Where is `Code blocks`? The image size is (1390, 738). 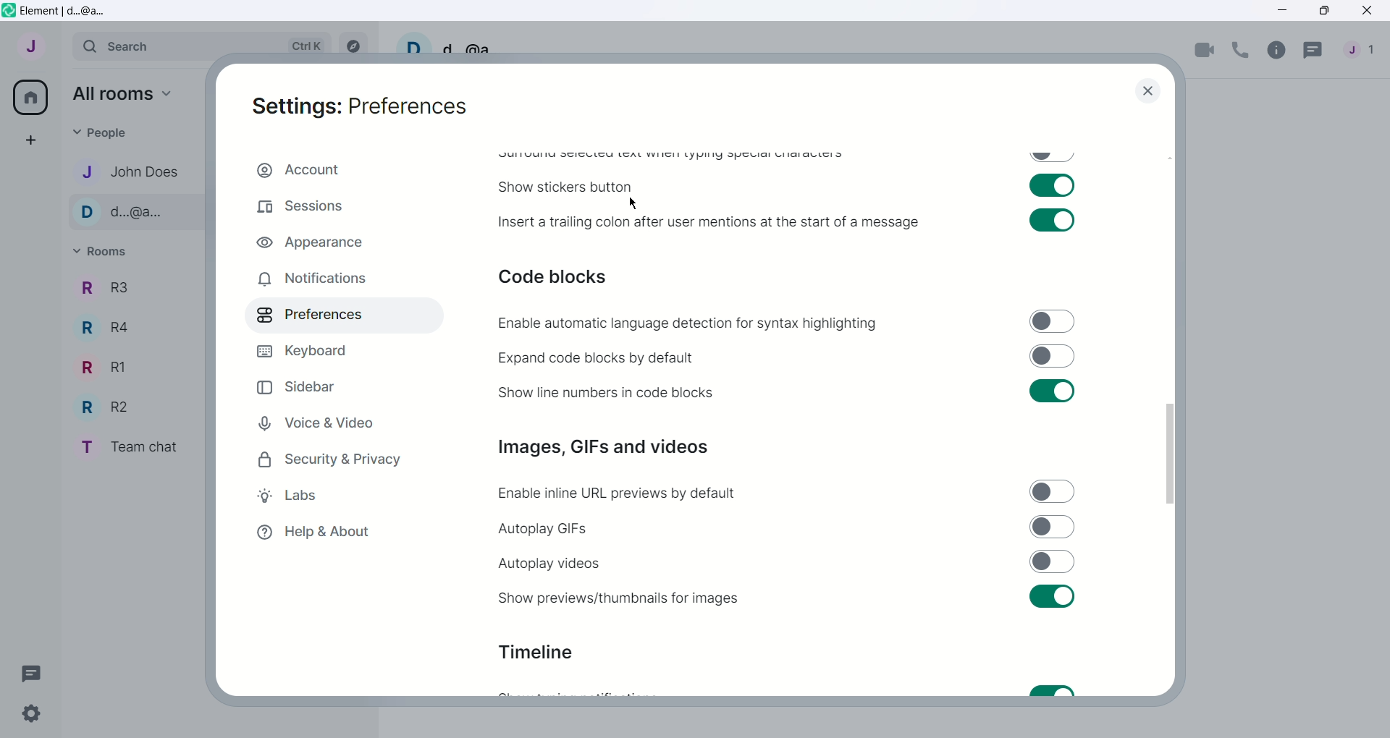
Code blocks is located at coordinates (554, 276).